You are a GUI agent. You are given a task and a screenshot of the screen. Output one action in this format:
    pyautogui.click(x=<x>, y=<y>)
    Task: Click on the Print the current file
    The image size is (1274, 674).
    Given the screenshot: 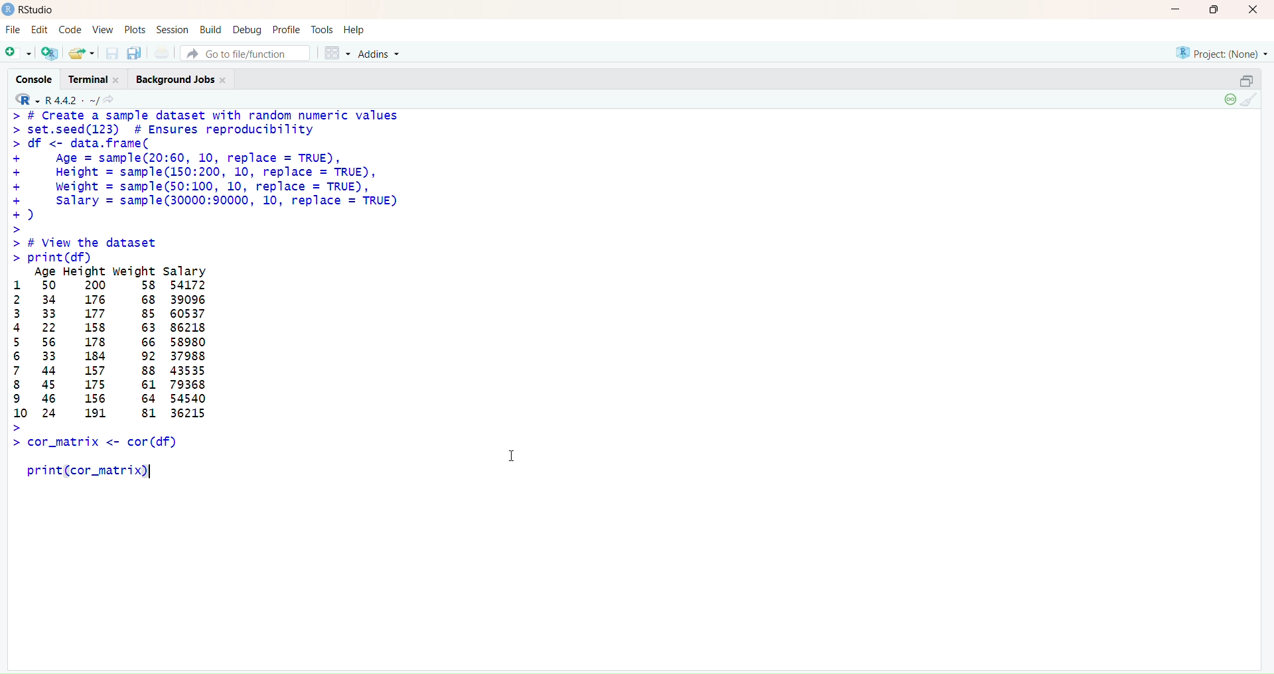 What is the action you would take?
    pyautogui.click(x=163, y=52)
    